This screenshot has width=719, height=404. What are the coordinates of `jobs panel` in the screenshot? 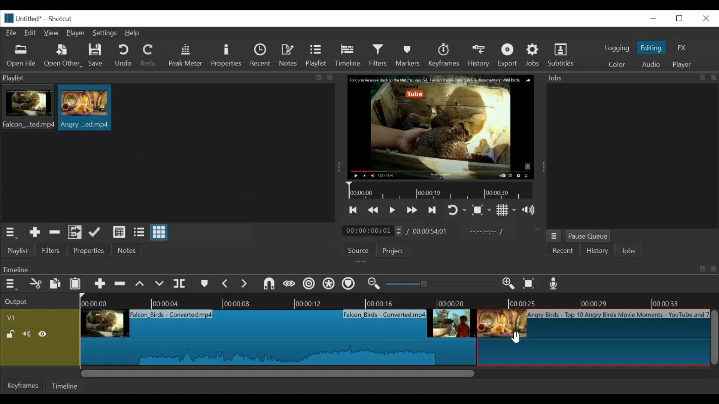 It's located at (632, 156).